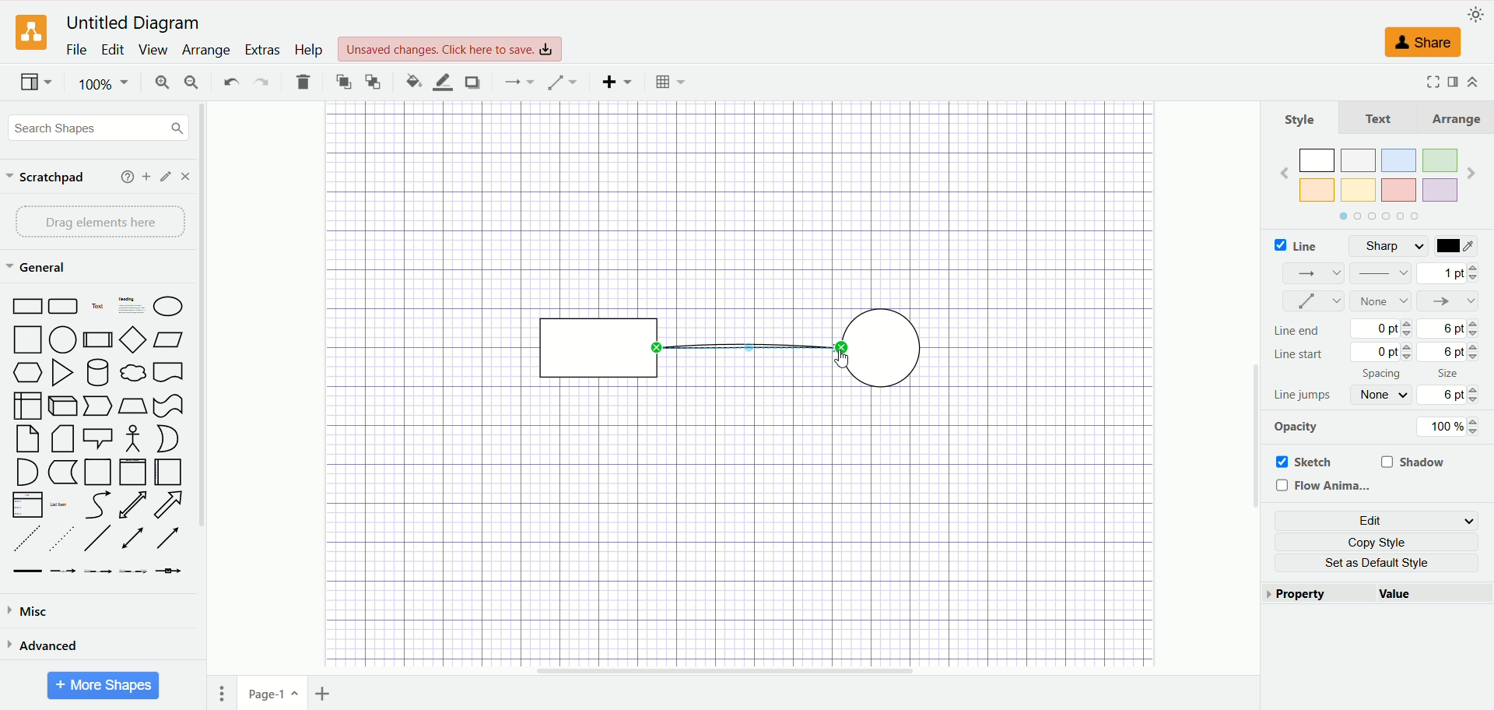 The width and height of the screenshot is (1494, 710). Describe the element at coordinates (1450, 275) in the screenshot. I see `1 pt` at that location.